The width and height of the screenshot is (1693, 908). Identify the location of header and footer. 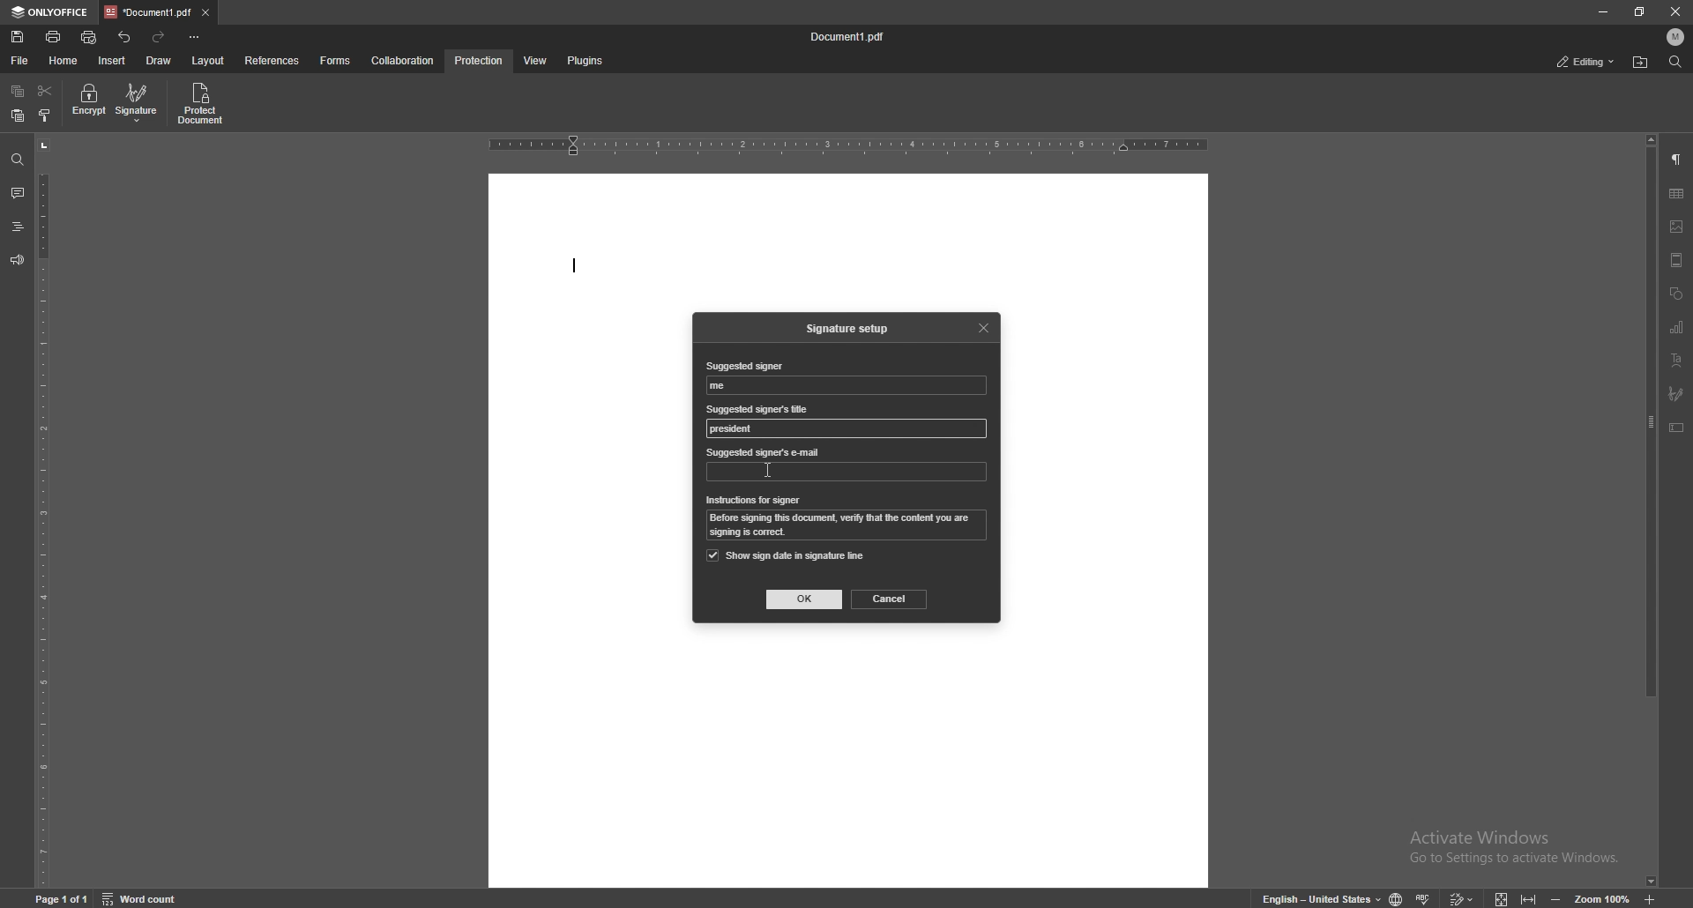
(1676, 260).